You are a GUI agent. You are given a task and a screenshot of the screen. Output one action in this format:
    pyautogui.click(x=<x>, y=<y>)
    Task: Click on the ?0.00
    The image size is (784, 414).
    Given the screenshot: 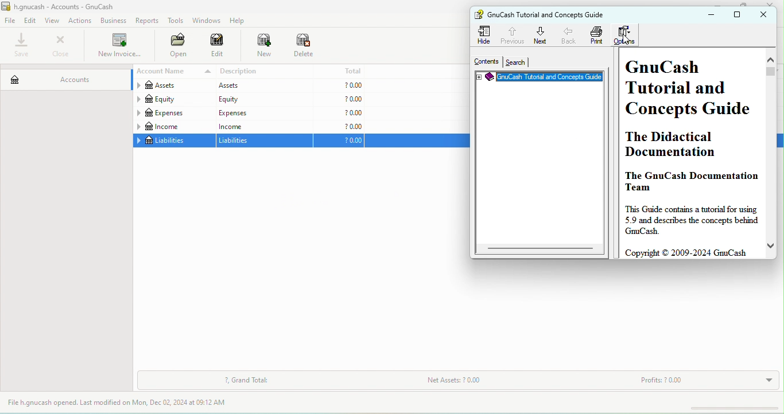 What is the action you would take?
    pyautogui.click(x=338, y=113)
    